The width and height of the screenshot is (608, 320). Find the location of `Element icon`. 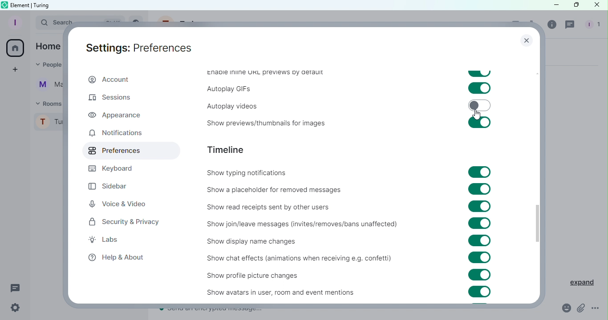

Element icon is located at coordinates (4, 5).